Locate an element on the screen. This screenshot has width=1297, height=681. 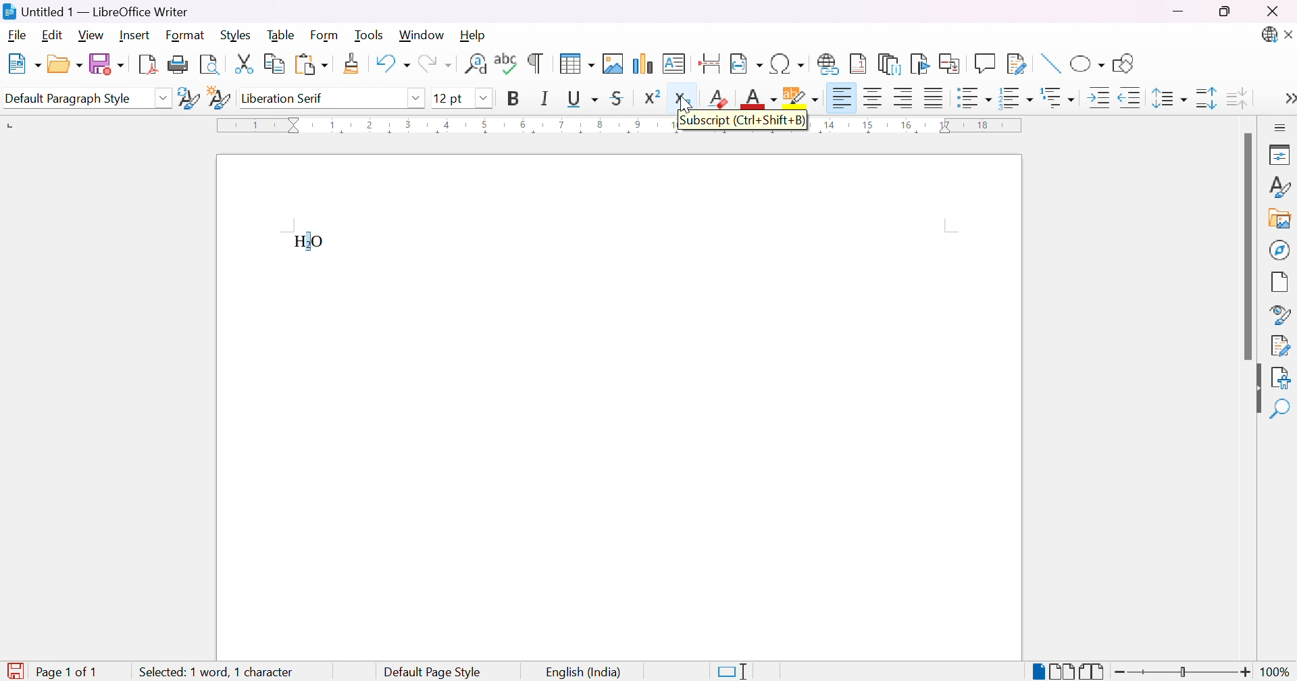
New style from selection is located at coordinates (221, 99).